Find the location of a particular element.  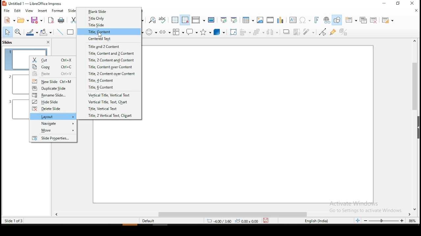

insert image is located at coordinates (260, 20).